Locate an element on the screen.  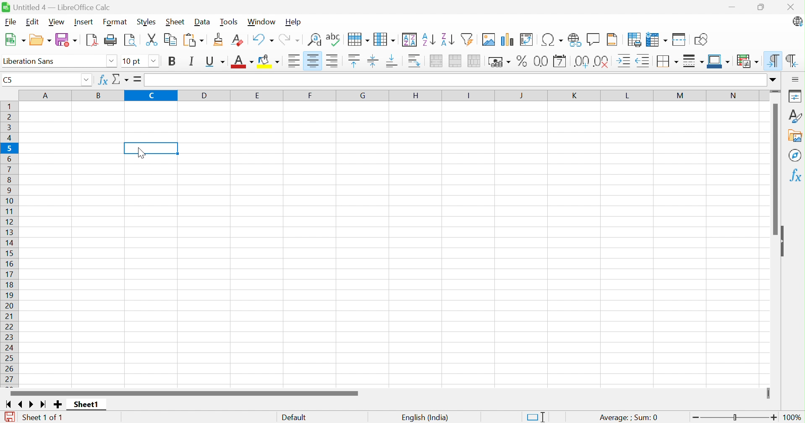
Column is located at coordinates (386, 38).